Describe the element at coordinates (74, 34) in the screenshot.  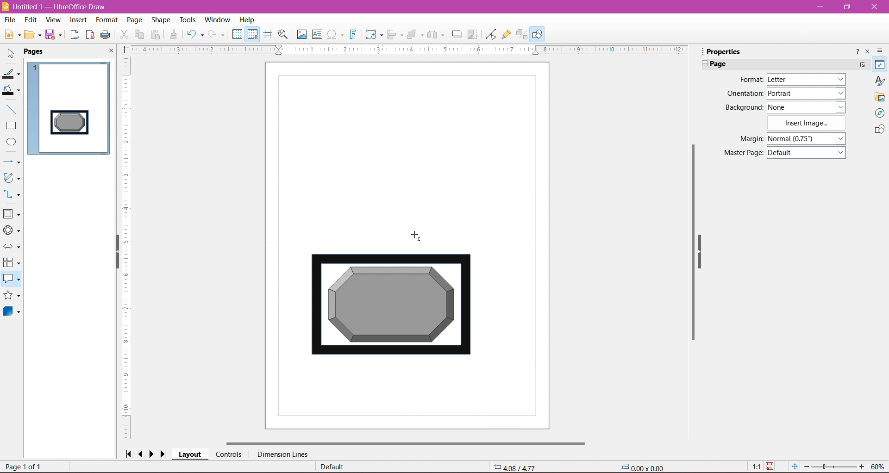
I see `Export` at that location.